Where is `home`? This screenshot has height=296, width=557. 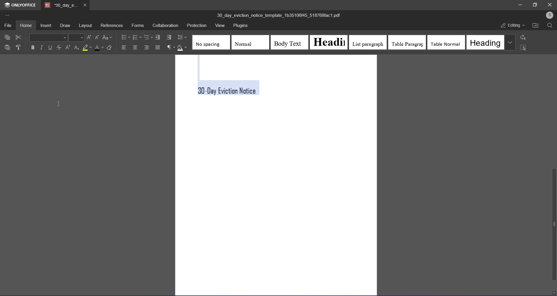 home is located at coordinates (26, 25).